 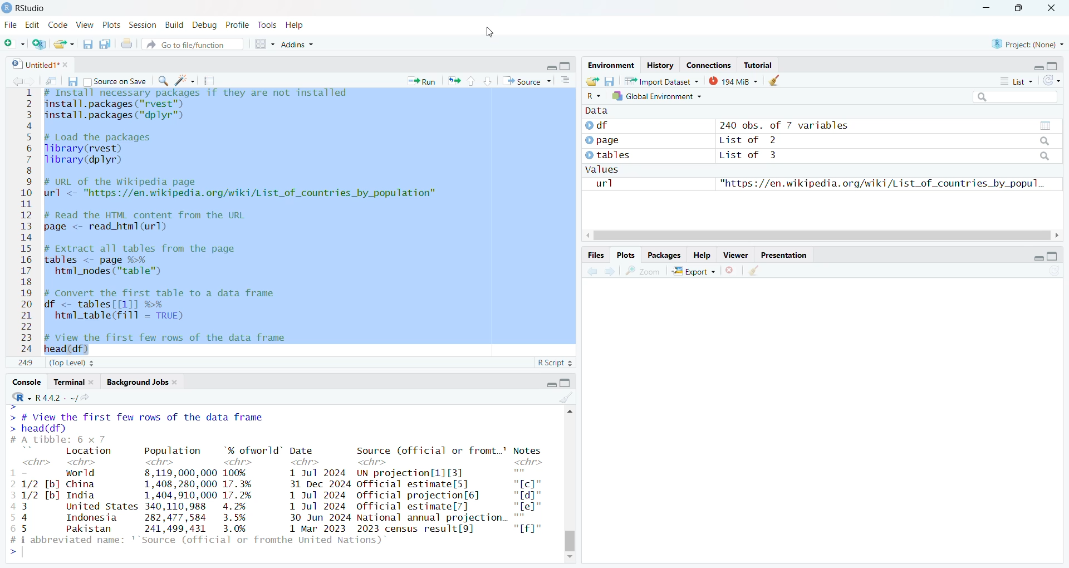 I want to click on # Convert the first table to a data frame df <- tables[[1]] %>% htm1_table(fill = TRUE), so click(x=176, y=306).